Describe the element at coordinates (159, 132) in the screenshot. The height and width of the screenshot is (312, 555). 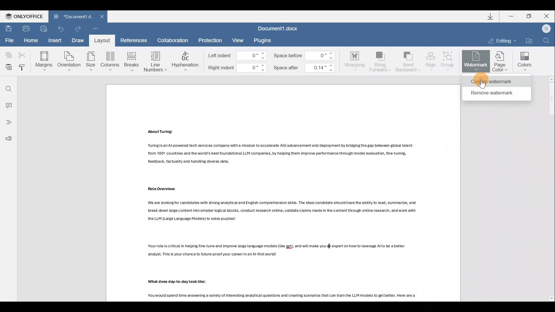
I see `` at that location.